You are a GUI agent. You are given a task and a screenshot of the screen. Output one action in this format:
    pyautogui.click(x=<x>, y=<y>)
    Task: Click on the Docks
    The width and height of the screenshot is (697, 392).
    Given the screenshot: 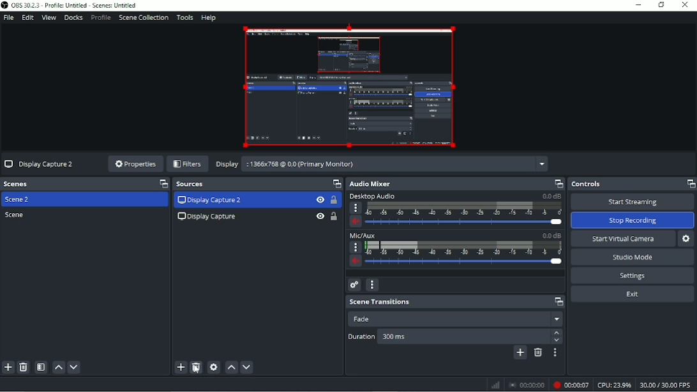 What is the action you would take?
    pyautogui.click(x=74, y=18)
    